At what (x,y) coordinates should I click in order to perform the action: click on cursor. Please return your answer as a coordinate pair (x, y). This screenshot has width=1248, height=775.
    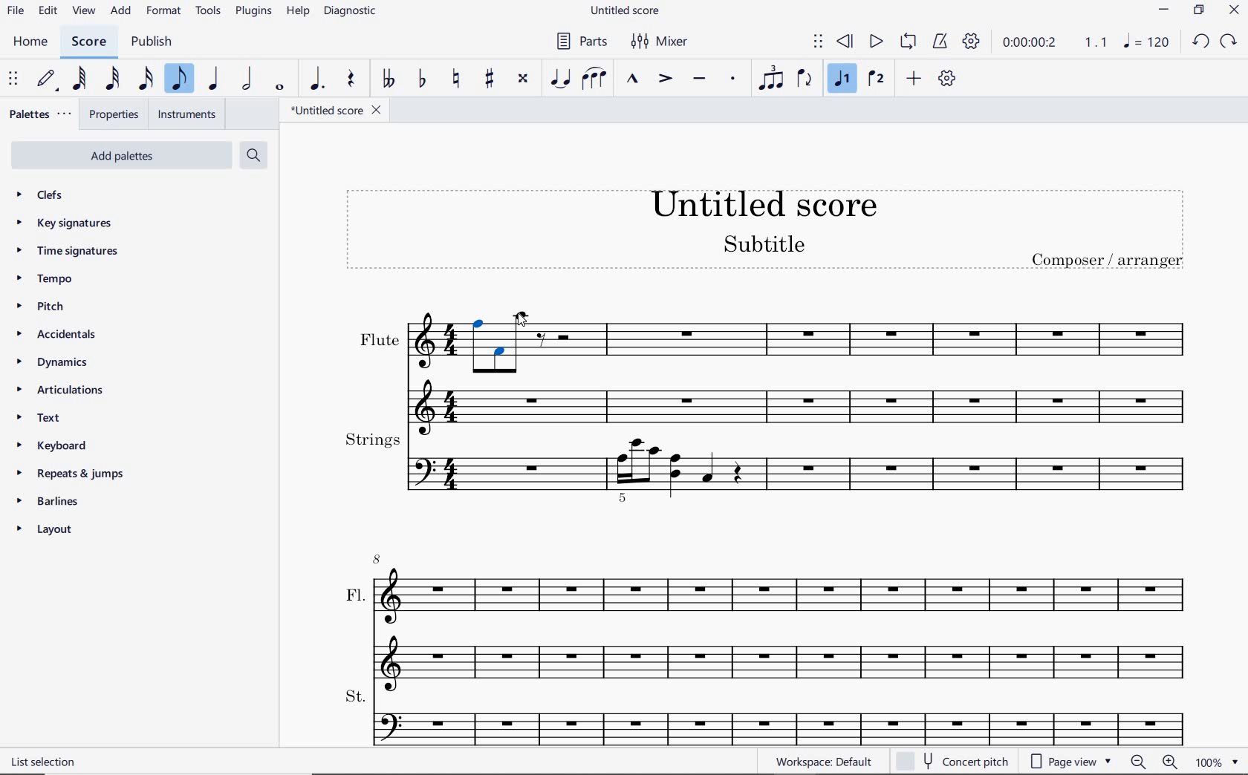
    Looking at the image, I should click on (520, 320).